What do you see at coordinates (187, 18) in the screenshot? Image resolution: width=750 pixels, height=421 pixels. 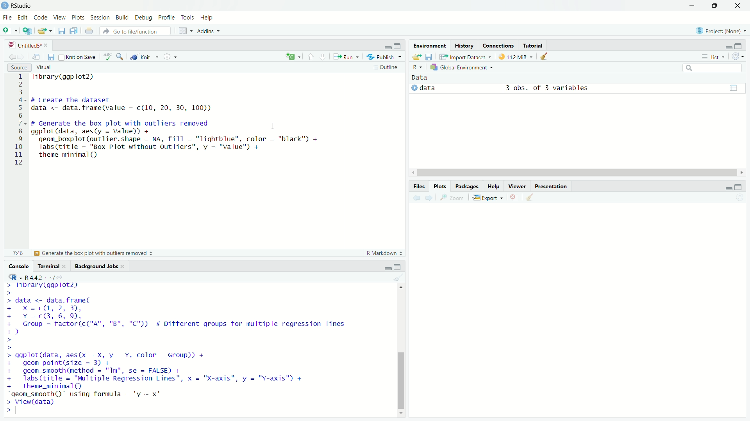 I see `Tools` at bounding box center [187, 18].